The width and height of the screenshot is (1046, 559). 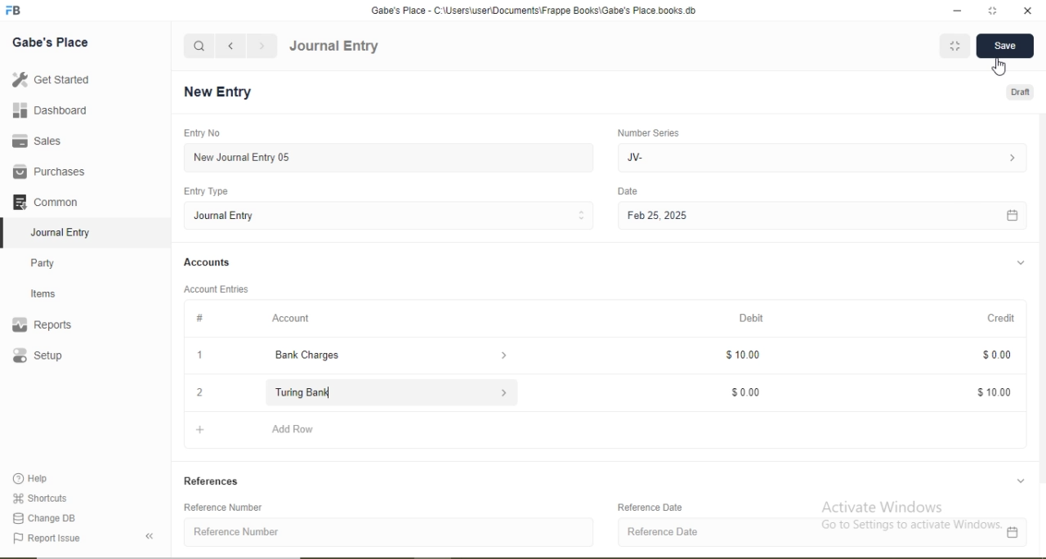 What do you see at coordinates (61, 357) in the screenshot?
I see `Setup` at bounding box center [61, 357].